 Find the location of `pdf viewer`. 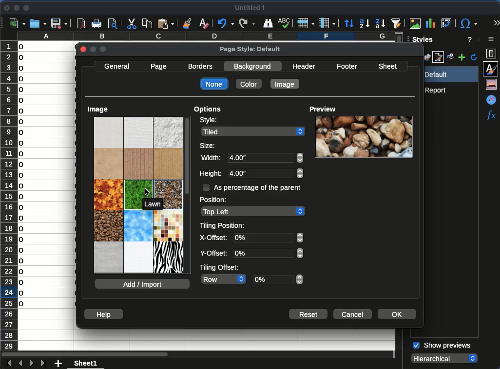

pdf viewer is located at coordinates (81, 23).